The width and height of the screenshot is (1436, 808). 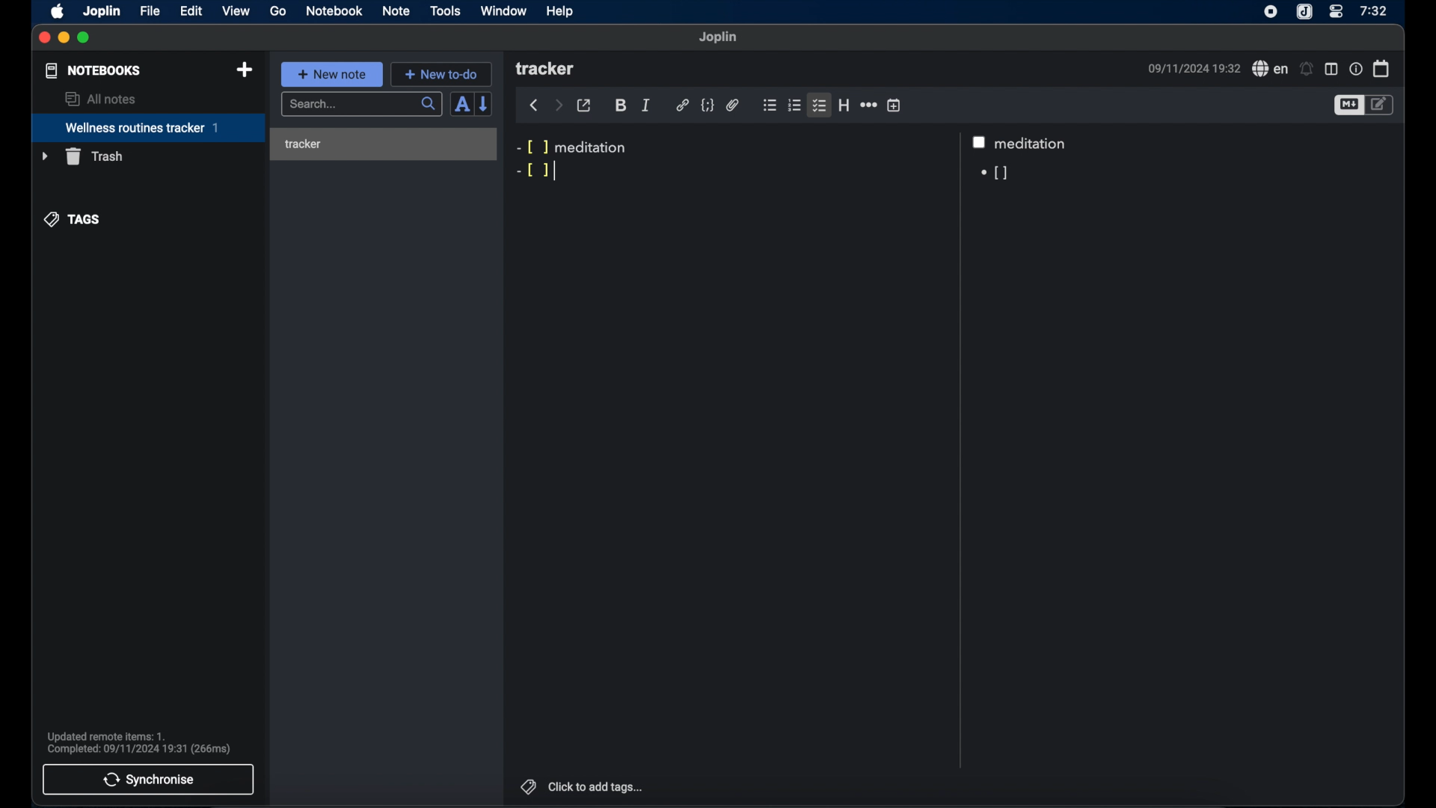 I want to click on insert time, so click(x=894, y=105).